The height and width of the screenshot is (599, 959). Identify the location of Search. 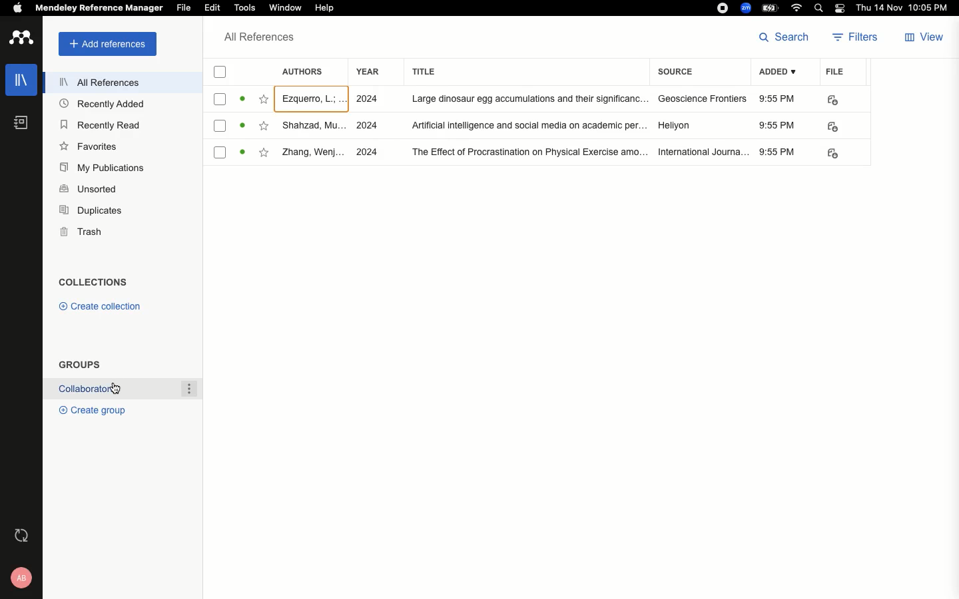
(784, 36).